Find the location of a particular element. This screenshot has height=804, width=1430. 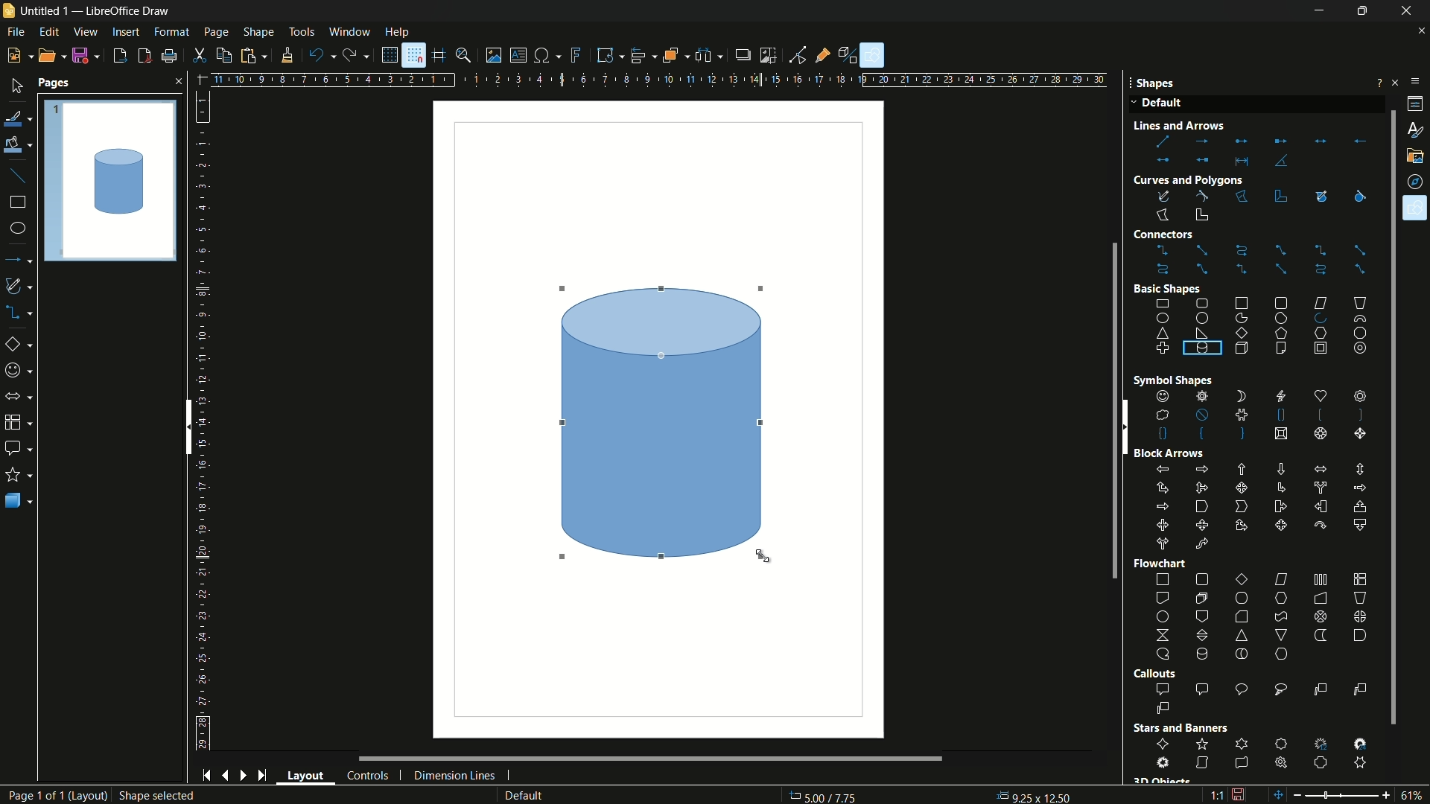

cylinder is located at coordinates (121, 186).